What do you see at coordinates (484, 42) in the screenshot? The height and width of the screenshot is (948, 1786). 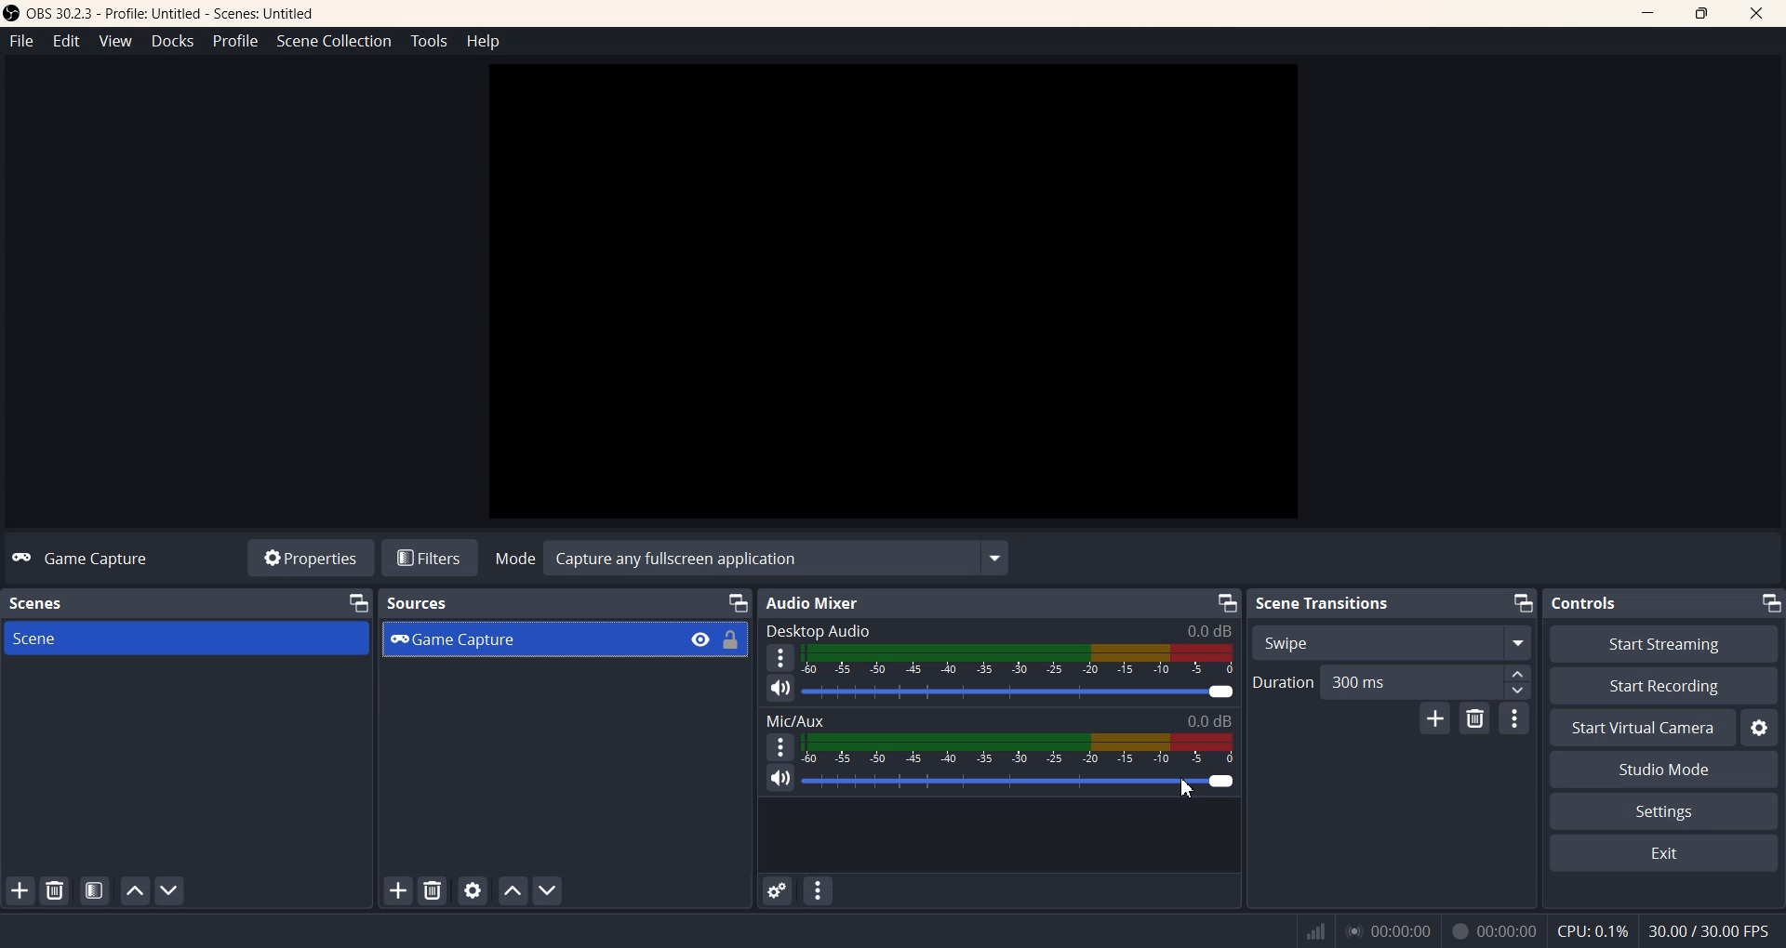 I see `Help` at bounding box center [484, 42].